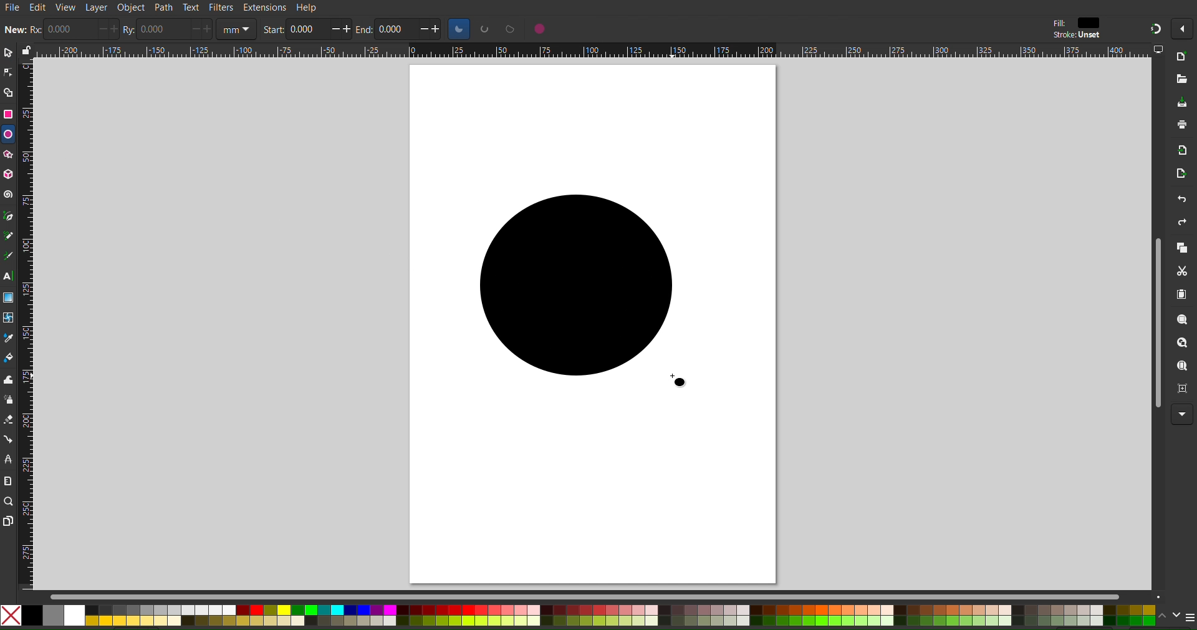  What do you see at coordinates (272, 31) in the screenshot?
I see `start` at bounding box center [272, 31].